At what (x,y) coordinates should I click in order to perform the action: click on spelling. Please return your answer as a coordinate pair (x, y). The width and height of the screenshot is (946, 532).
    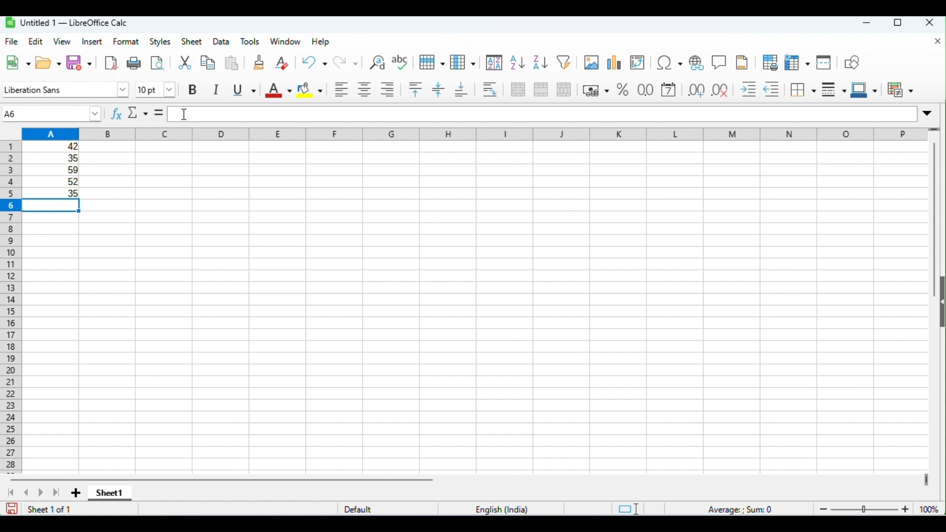
    Looking at the image, I should click on (401, 63).